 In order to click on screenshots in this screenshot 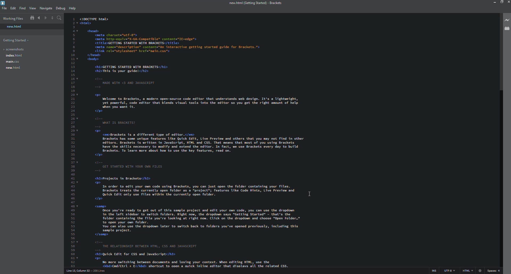, I will do `click(14, 49)`.